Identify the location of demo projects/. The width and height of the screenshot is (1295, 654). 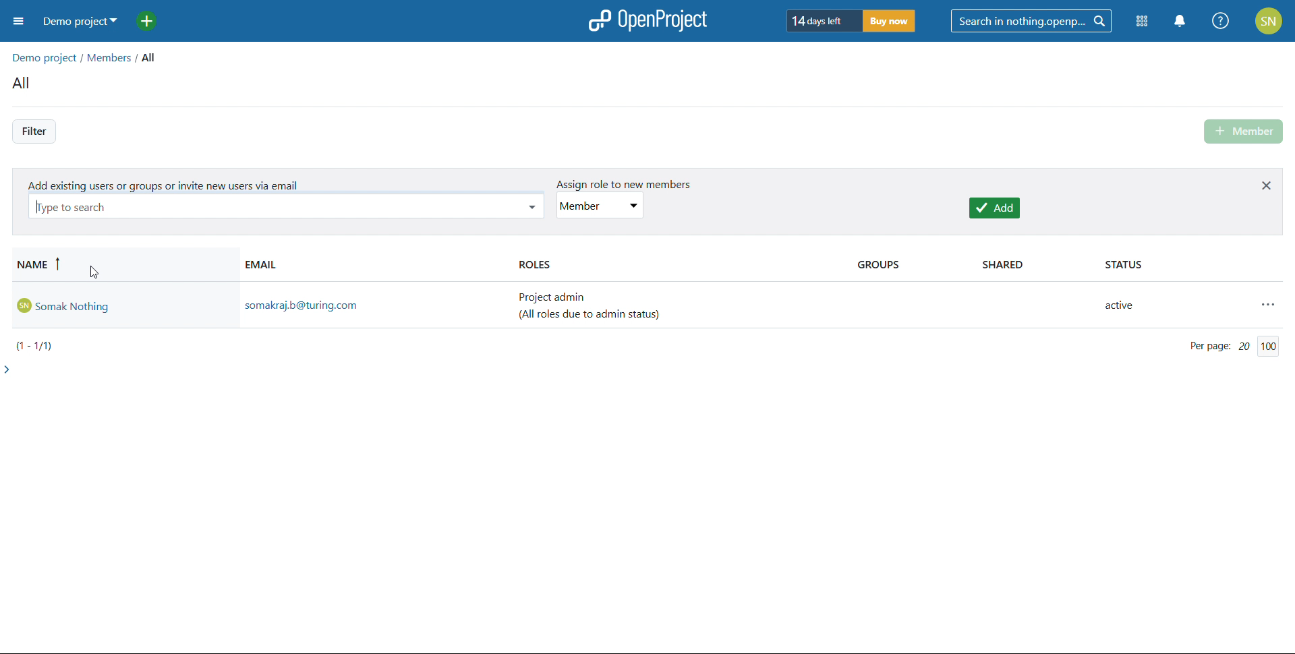
(46, 56).